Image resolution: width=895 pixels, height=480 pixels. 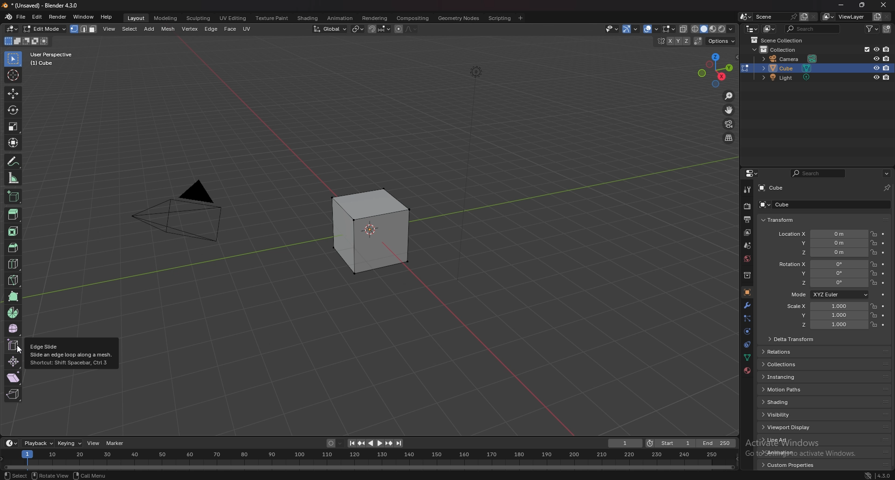 I want to click on title, so click(x=44, y=5).